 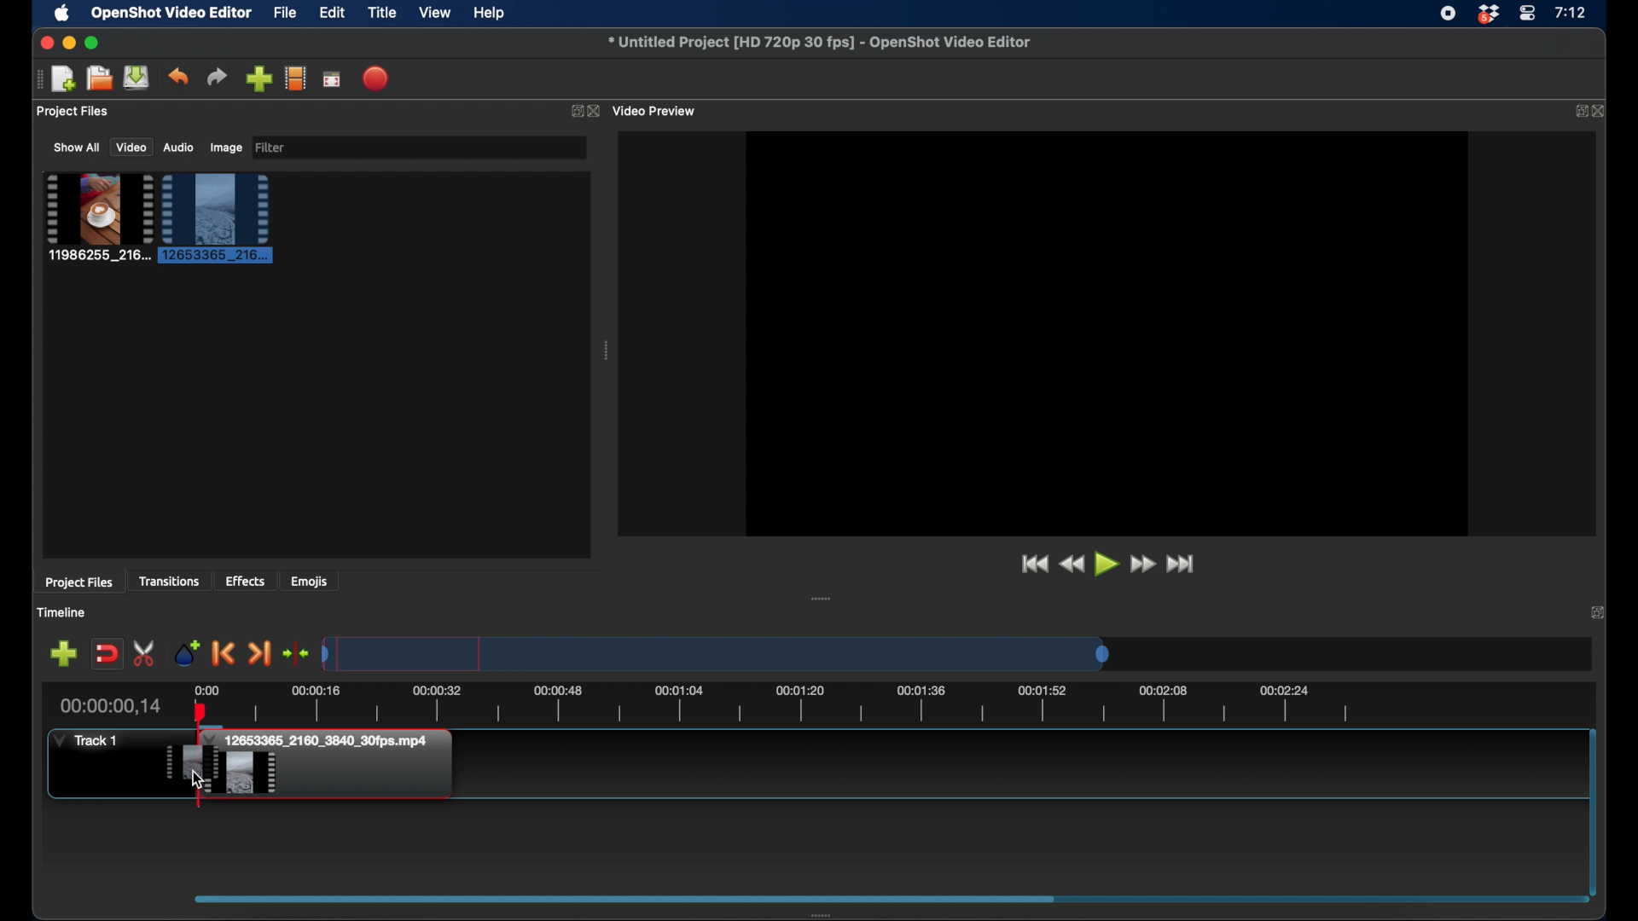 I want to click on file, so click(x=285, y=12).